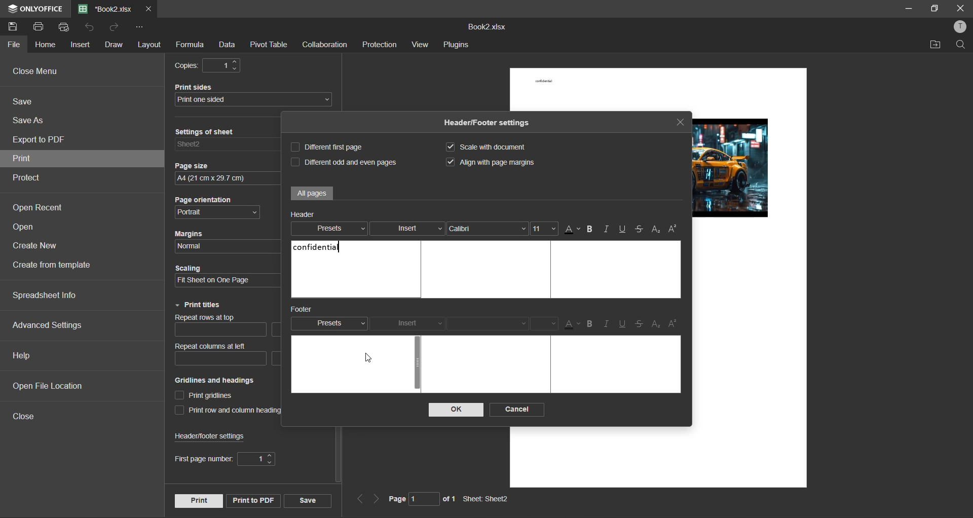  What do you see at coordinates (486, 29) in the screenshot?
I see `Book2.xlsx` at bounding box center [486, 29].